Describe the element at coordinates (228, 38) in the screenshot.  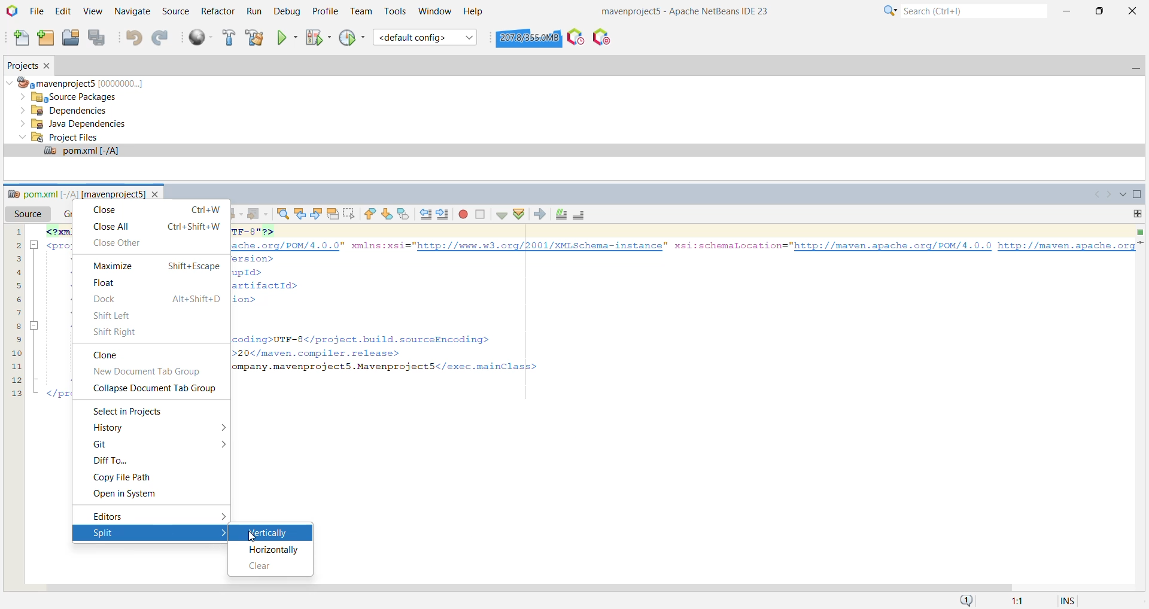
I see `Build Project` at that location.